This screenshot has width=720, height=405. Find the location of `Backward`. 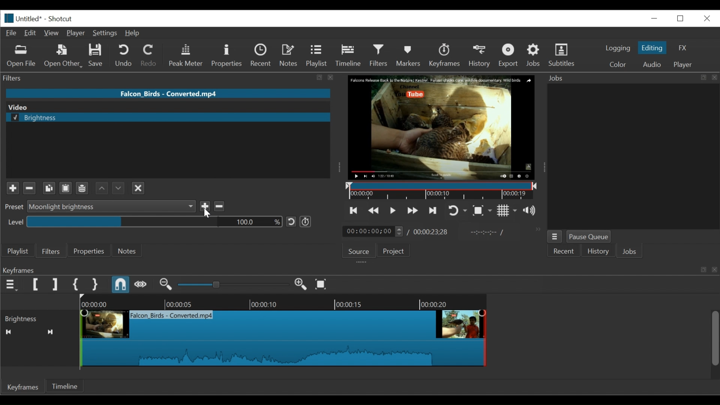

Backward is located at coordinates (99, 188).